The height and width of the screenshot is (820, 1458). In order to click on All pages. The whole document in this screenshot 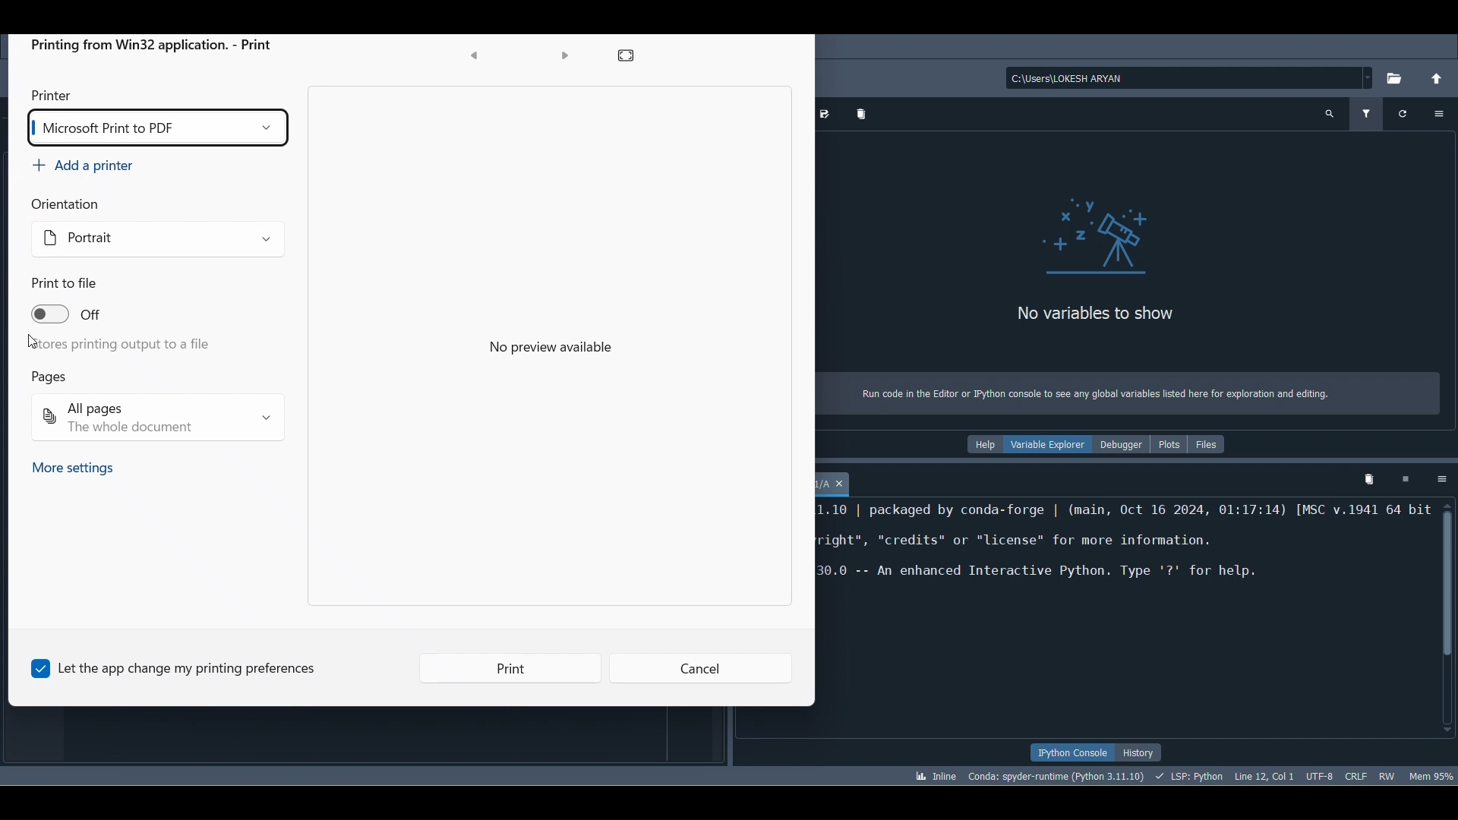, I will do `click(159, 421)`.